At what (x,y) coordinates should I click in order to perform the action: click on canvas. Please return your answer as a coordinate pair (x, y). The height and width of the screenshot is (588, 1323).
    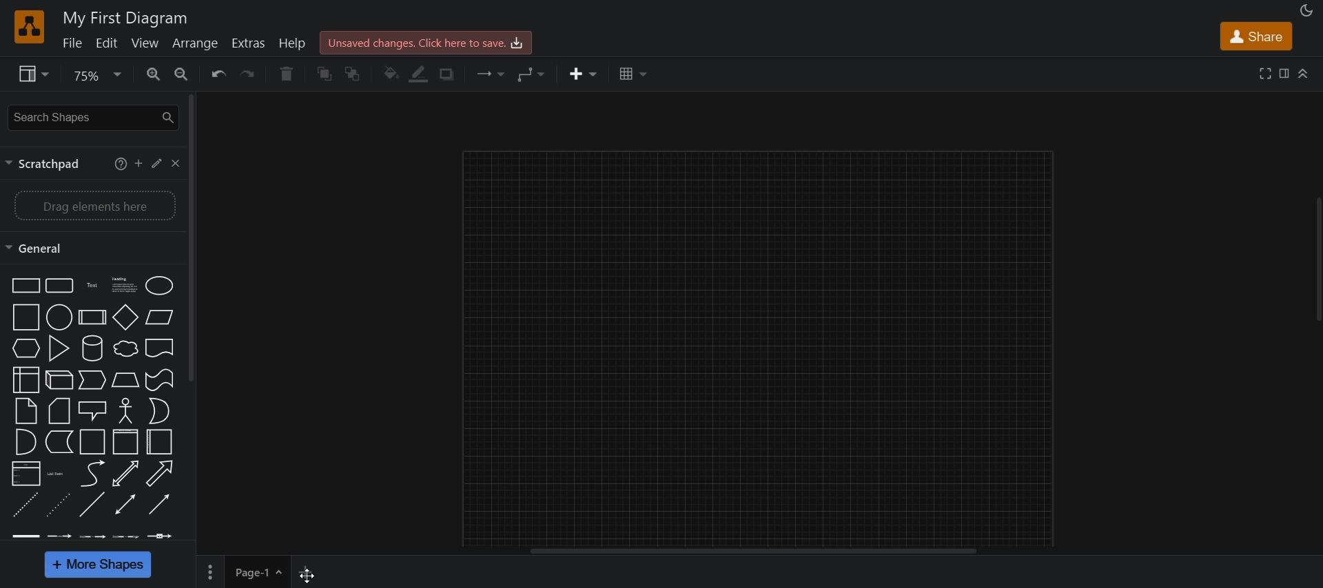
    Looking at the image, I should click on (755, 342).